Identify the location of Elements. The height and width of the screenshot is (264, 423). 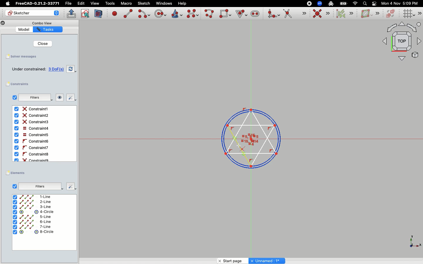
(17, 173).